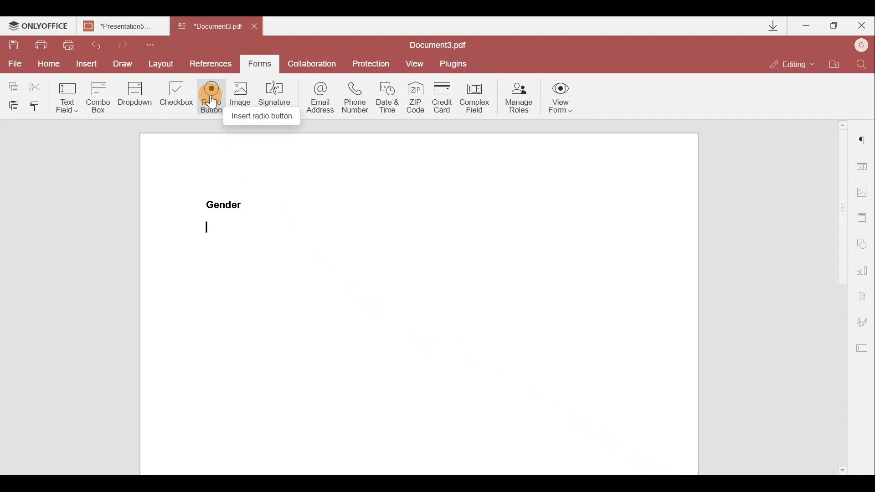  What do you see at coordinates (214, 101) in the screenshot?
I see `cursor` at bounding box center [214, 101].